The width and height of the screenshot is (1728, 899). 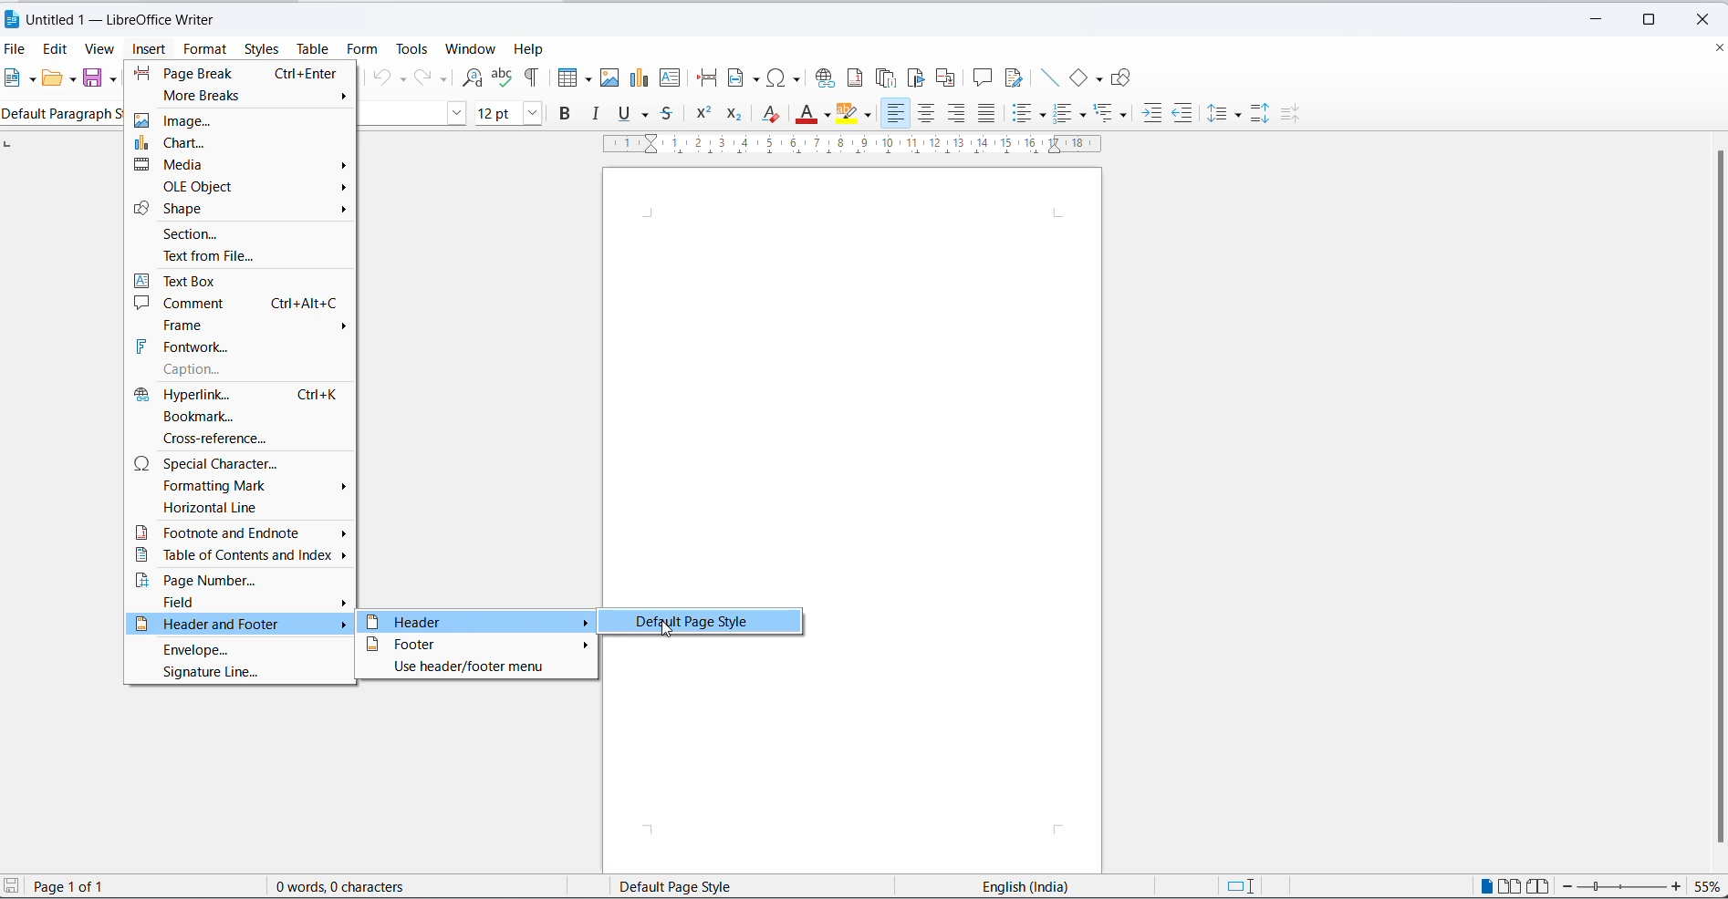 What do you see at coordinates (1624, 888) in the screenshot?
I see `zoom slider` at bounding box center [1624, 888].